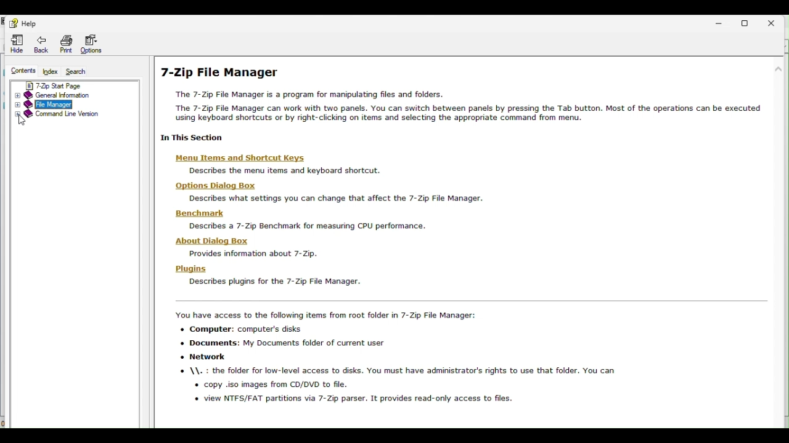 This screenshot has height=443, width=789. Describe the element at coordinates (309, 226) in the screenshot. I see `describes a 7-Zip Benchmark for measuring CPU performance.` at that location.